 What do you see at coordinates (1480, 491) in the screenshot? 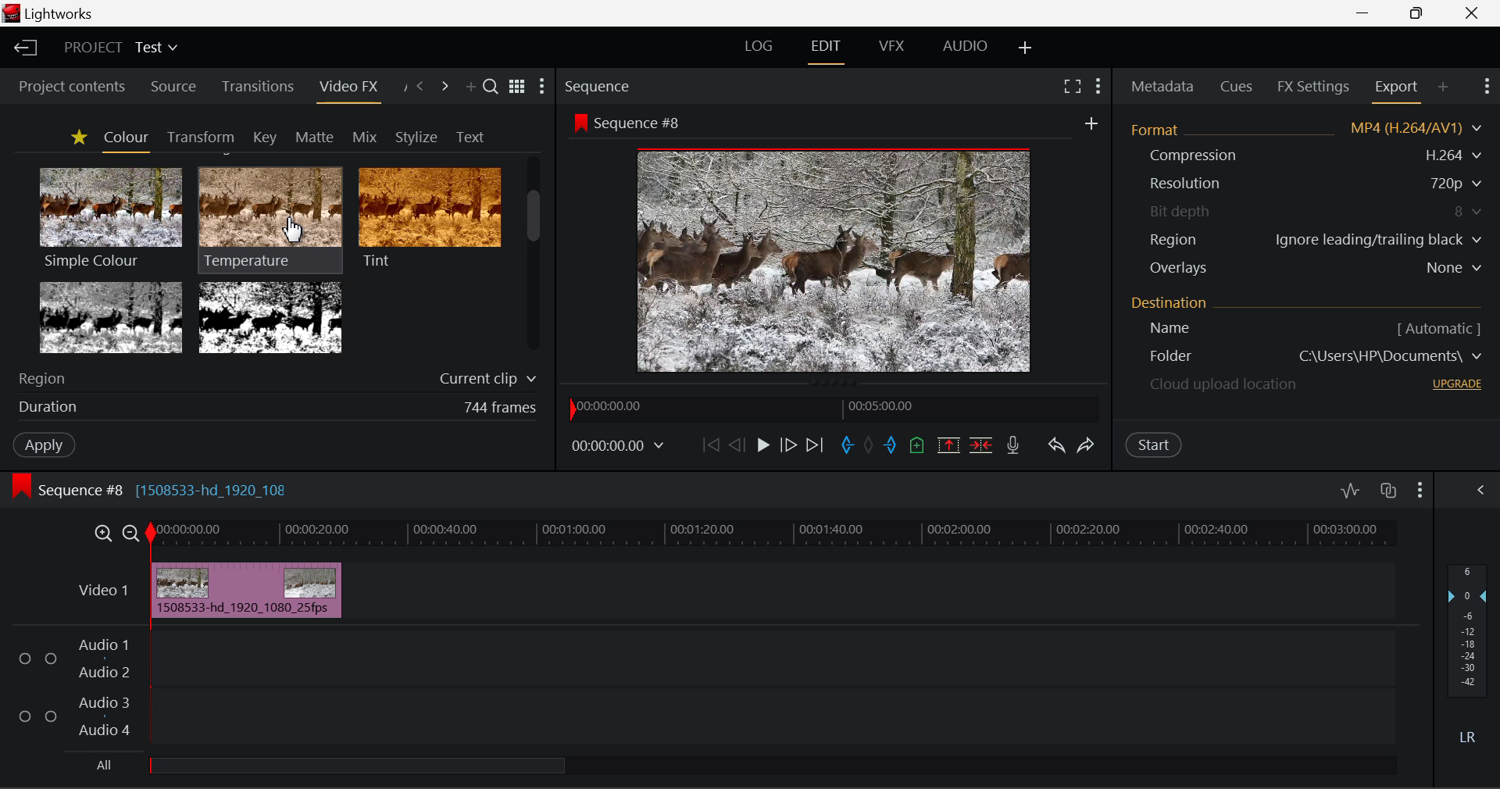
I see `Show Settings` at bounding box center [1480, 491].